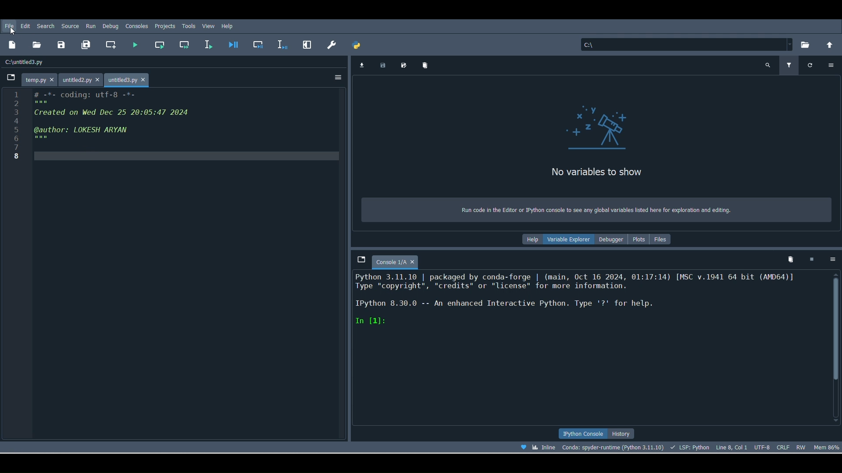 Image resolution: width=842 pixels, height=473 pixels. What do you see at coordinates (208, 25) in the screenshot?
I see `View` at bounding box center [208, 25].